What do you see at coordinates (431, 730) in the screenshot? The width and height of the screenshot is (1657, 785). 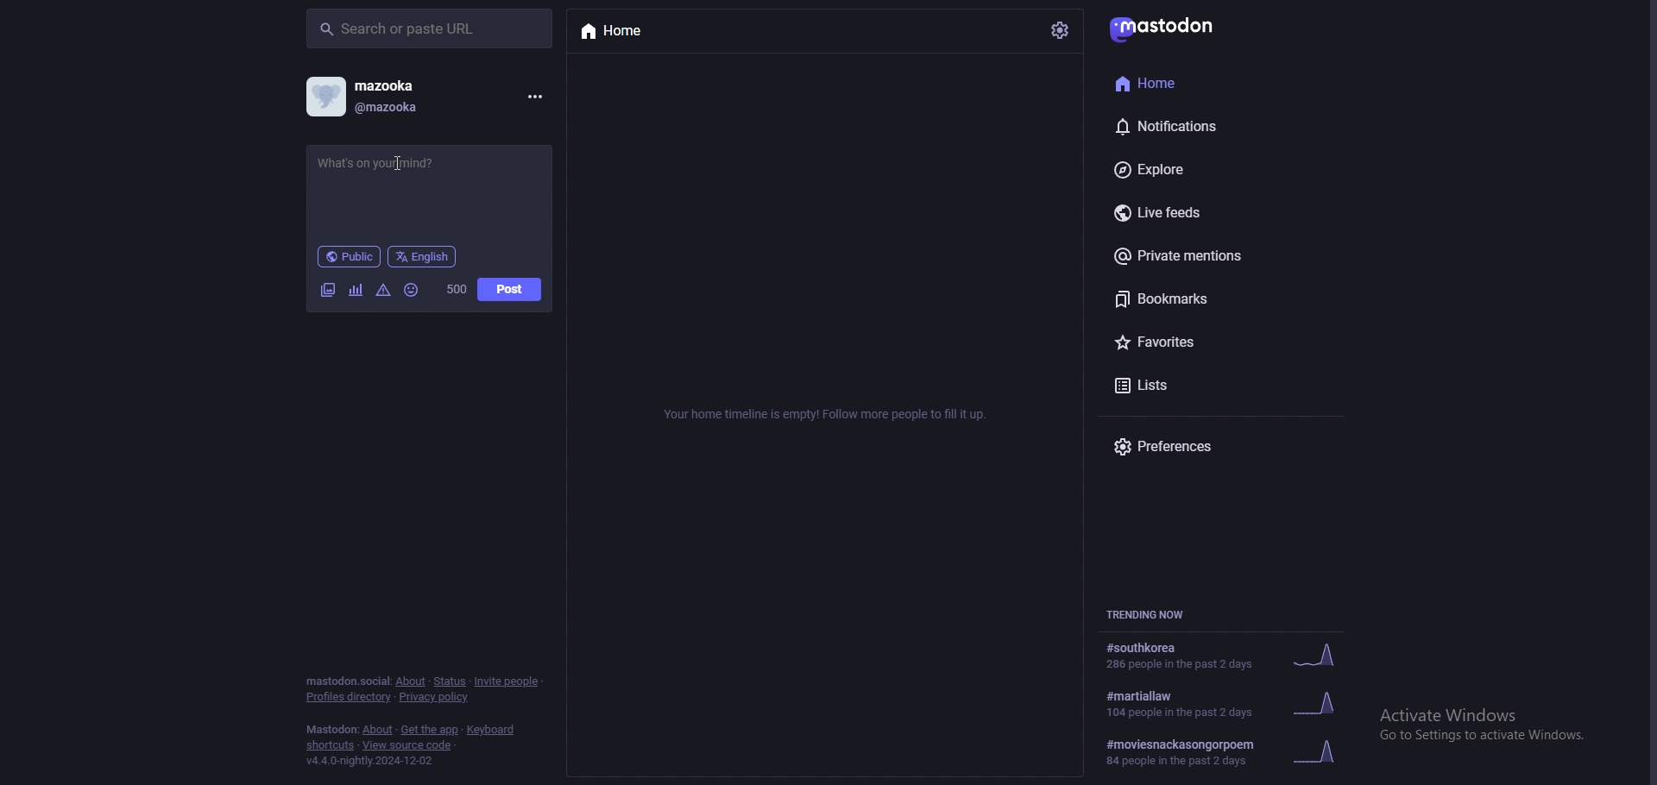 I see `get the app` at bounding box center [431, 730].